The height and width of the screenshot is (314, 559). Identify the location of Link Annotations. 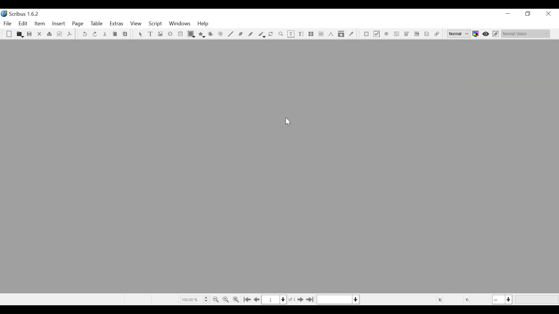
(436, 34).